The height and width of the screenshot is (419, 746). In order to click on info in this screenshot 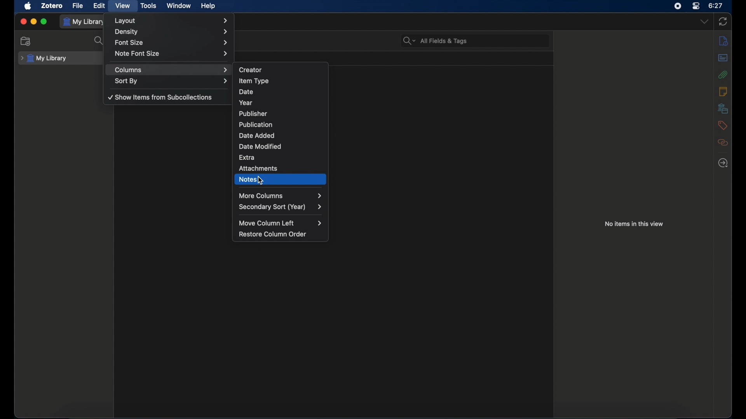, I will do `click(723, 41)`.